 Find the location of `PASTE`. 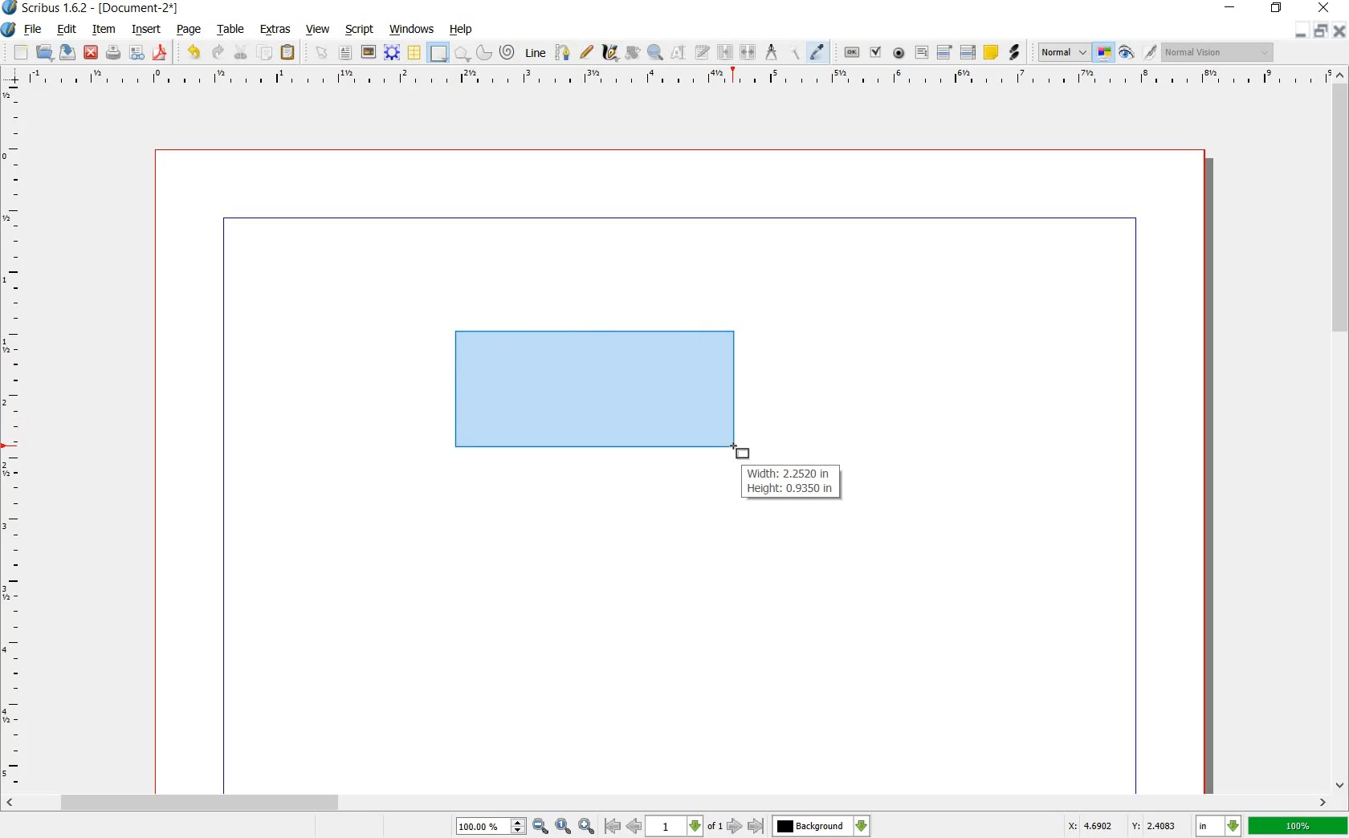

PASTE is located at coordinates (289, 52).